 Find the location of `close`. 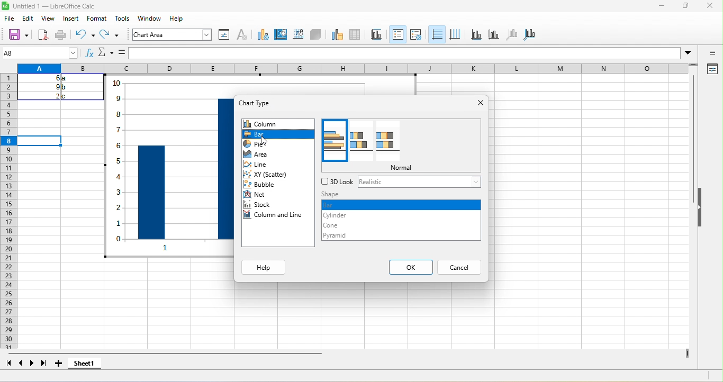

close is located at coordinates (708, 6).